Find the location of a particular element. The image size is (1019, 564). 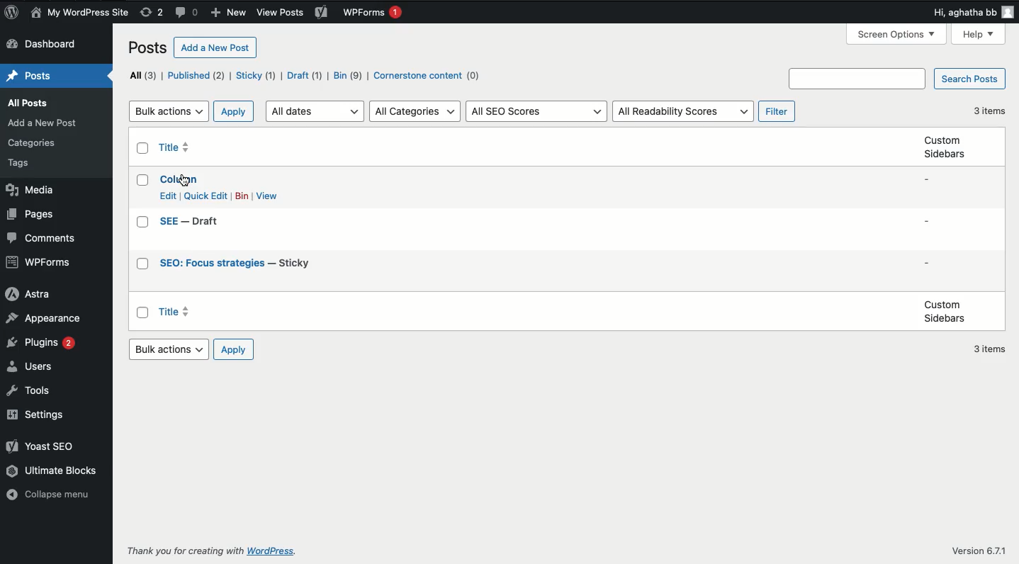

Revisions is located at coordinates (152, 12).